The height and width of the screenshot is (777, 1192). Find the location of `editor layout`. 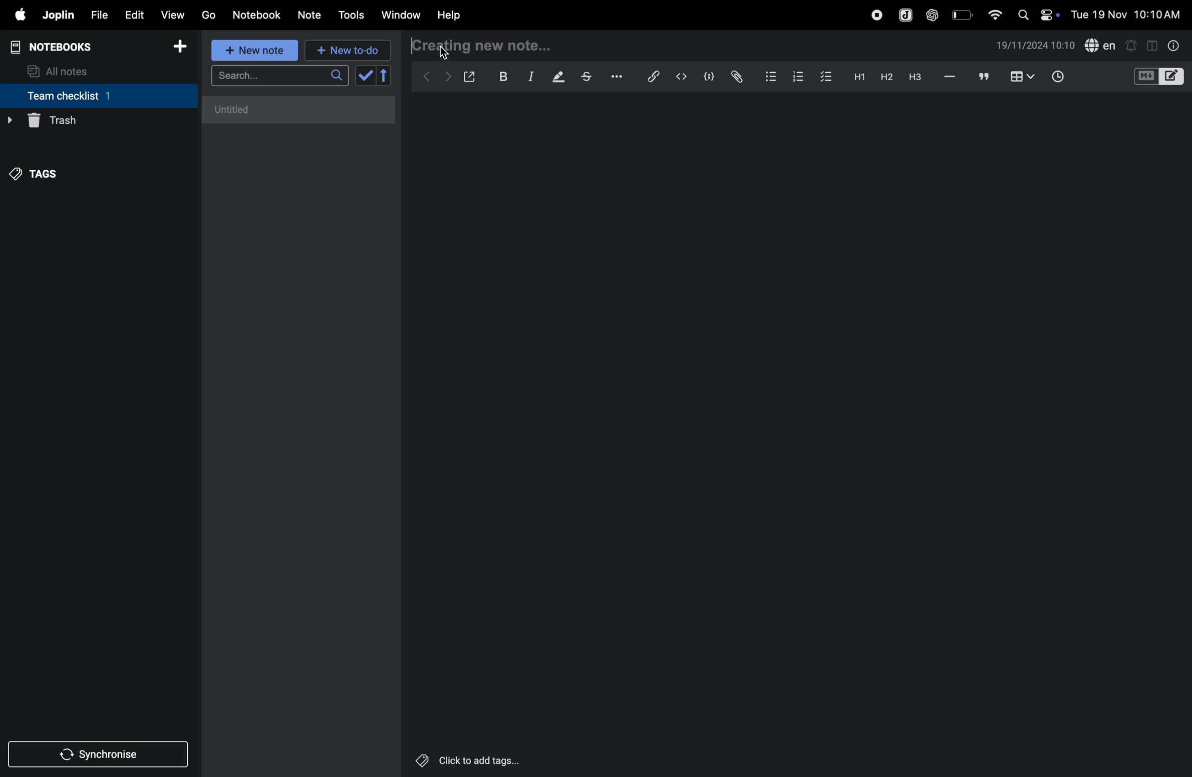

editor layout is located at coordinates (1173, 76).